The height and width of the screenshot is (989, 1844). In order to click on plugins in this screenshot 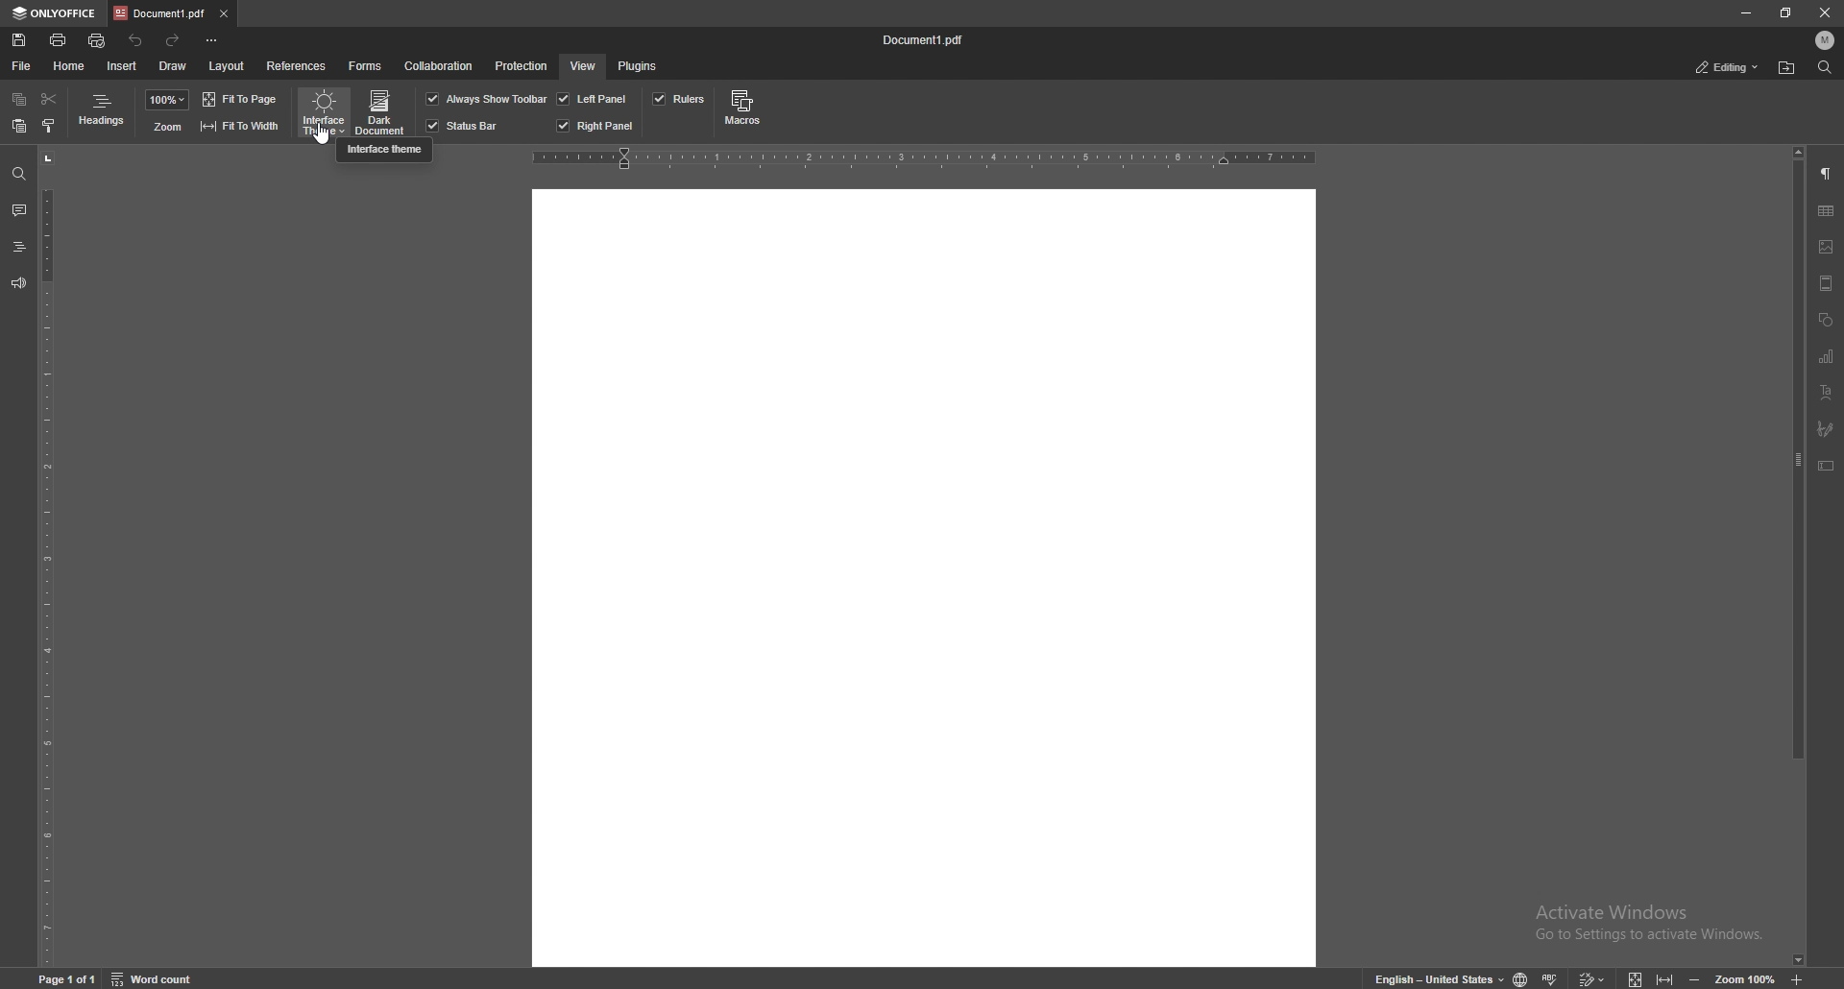, I will do `click(642, 66)`.